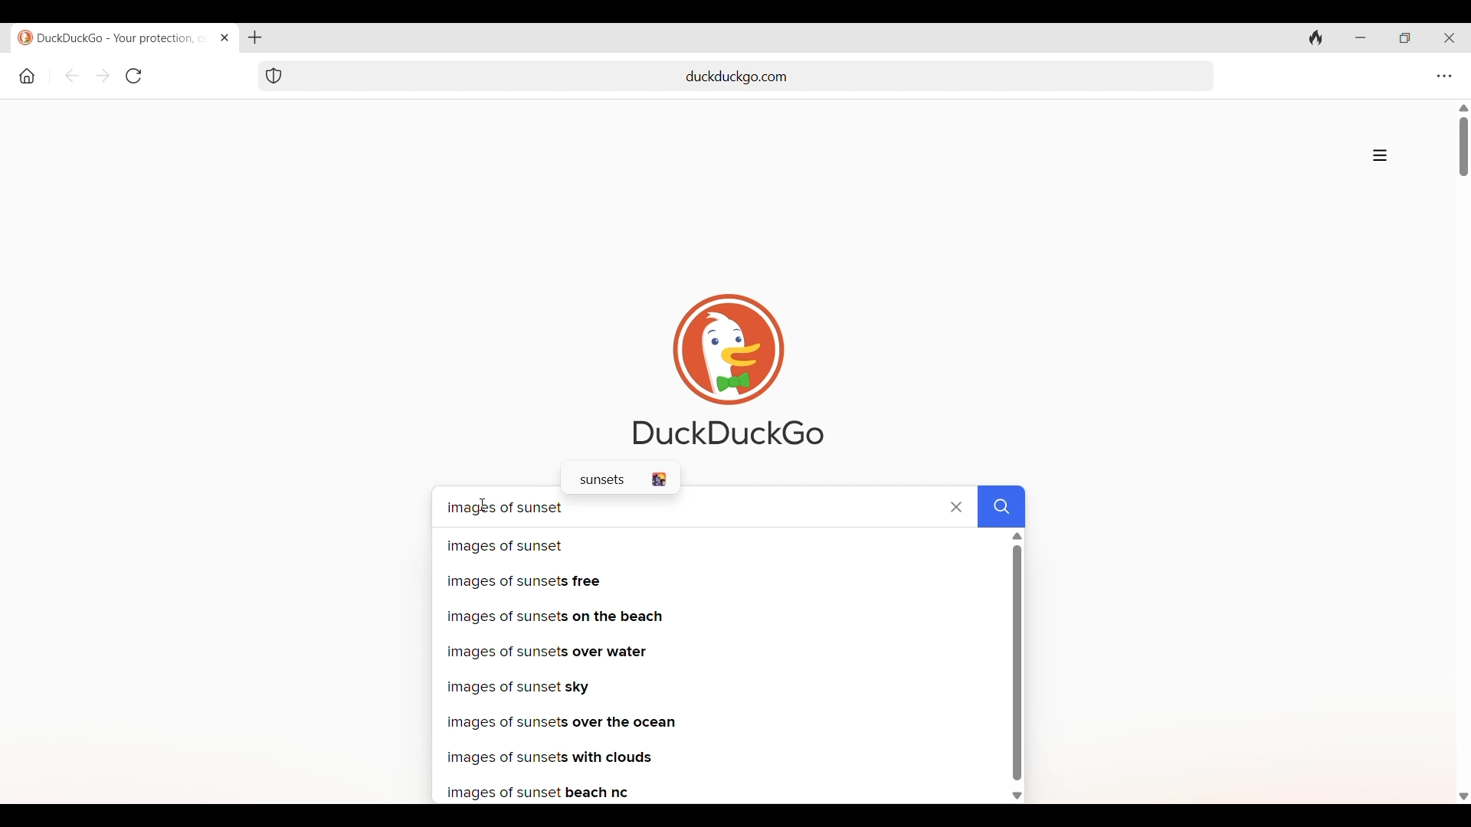 The height and width of the screenshot is (827, 1471). I want to click on Vertical slide bar, so click(1465, 146).